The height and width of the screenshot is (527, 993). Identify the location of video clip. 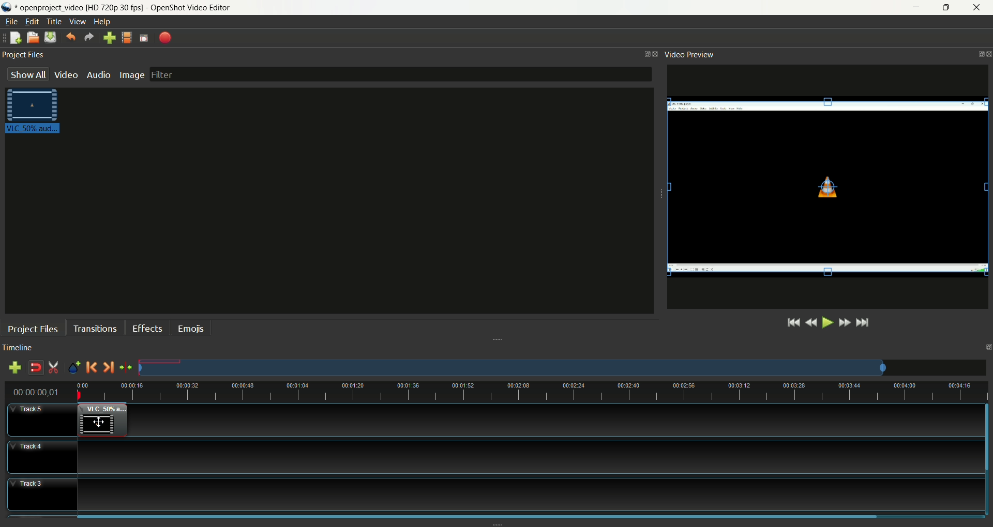
(35, 112).